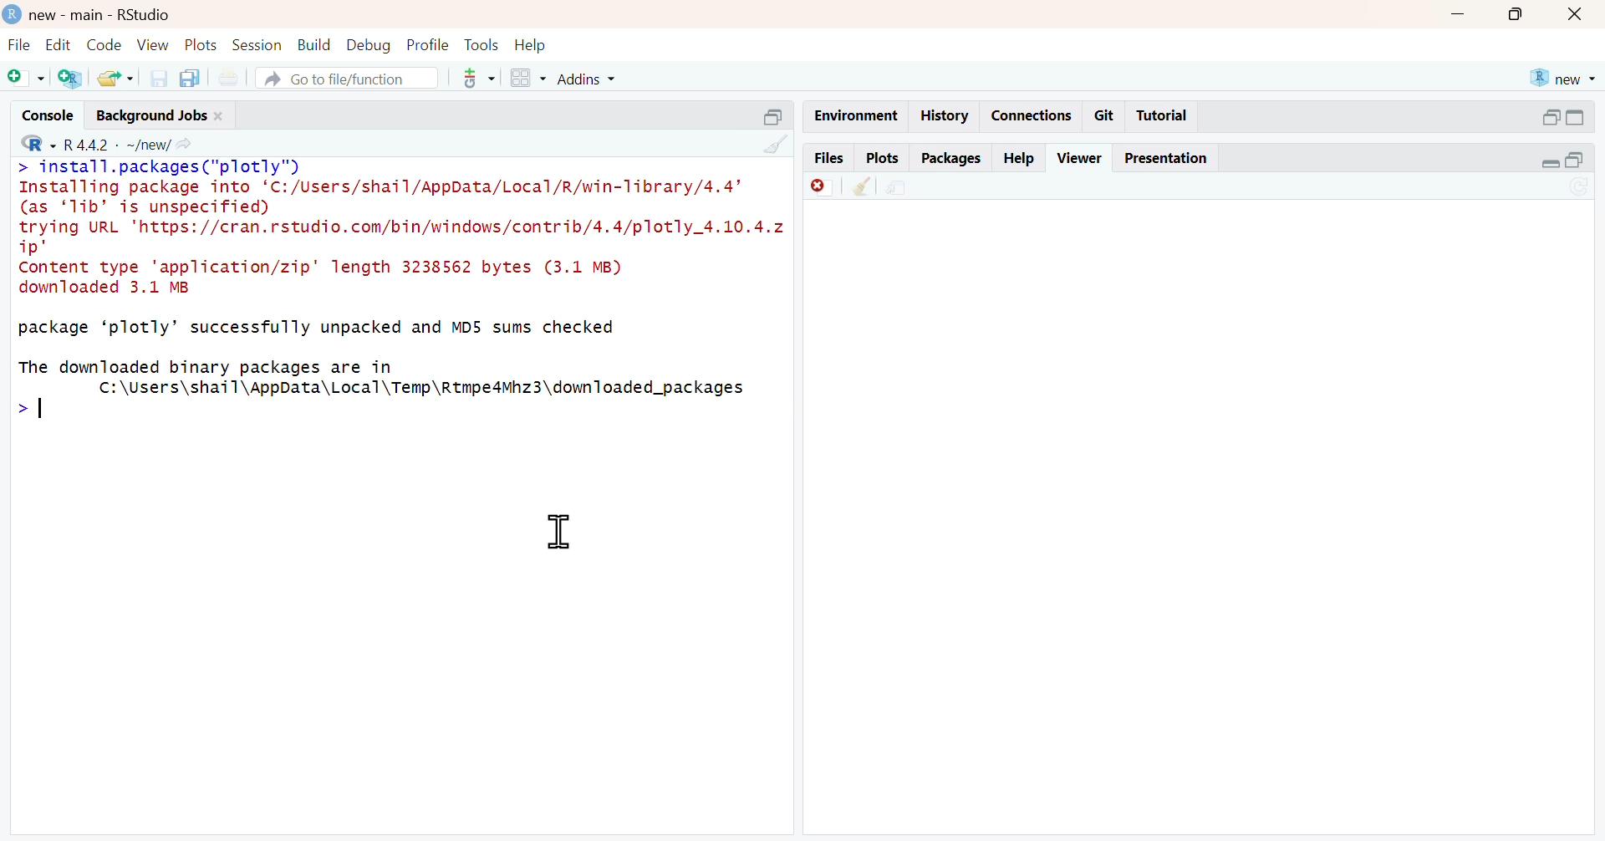 The width and height of the screenshot is (1605, 841). I want to click on viewer, so click(1081, 157).